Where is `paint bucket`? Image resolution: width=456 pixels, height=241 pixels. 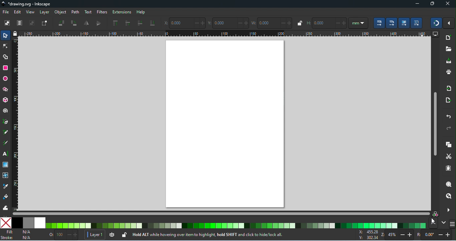 paint bucket is located at coordinates (7, 197).